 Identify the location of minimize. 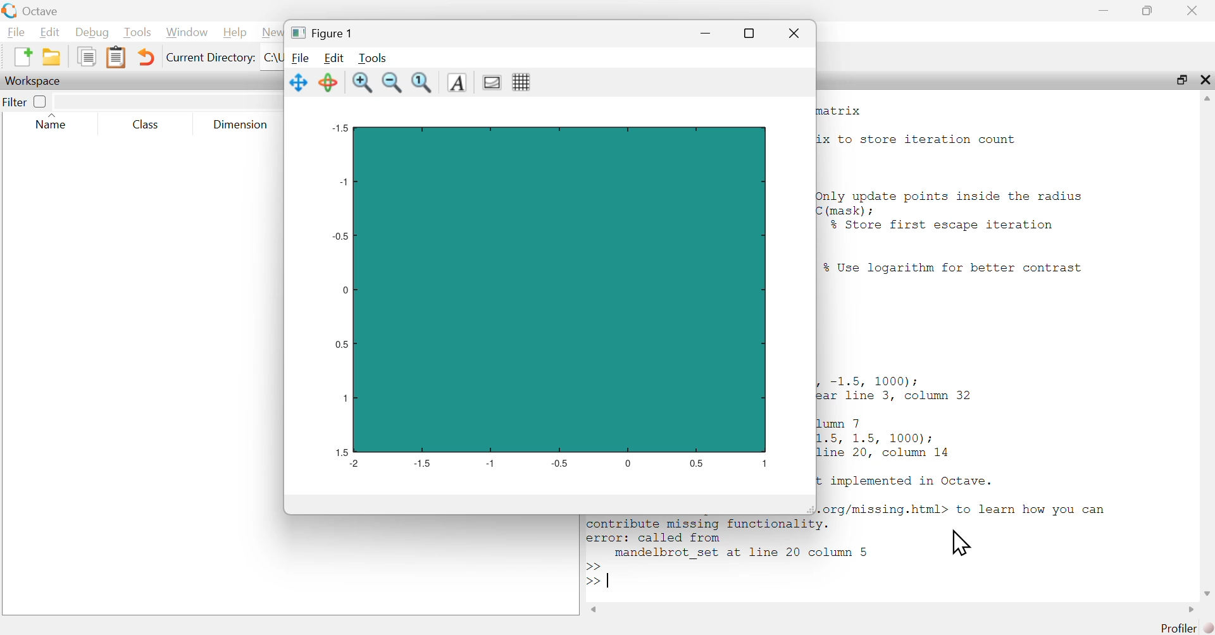
(705, 35).